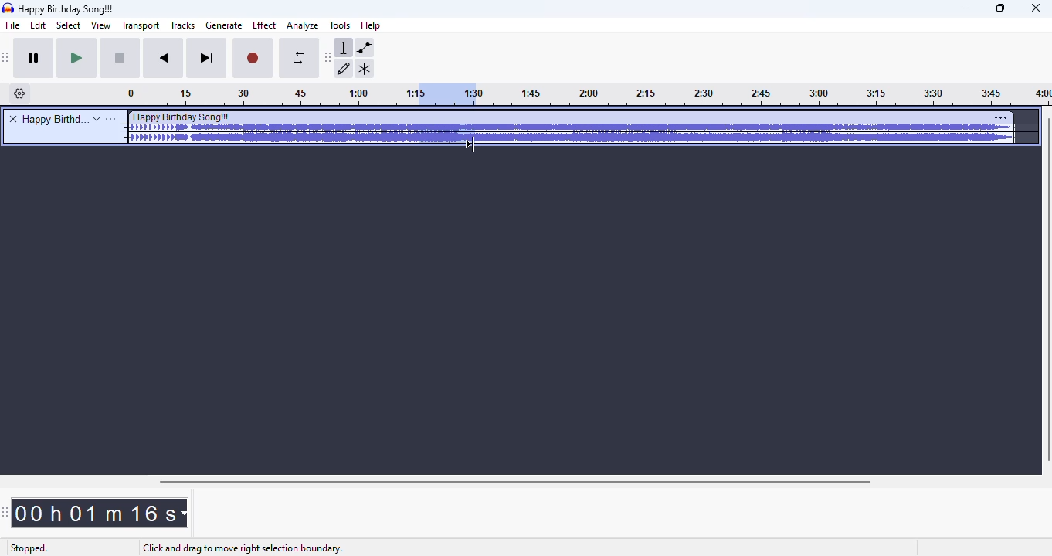  I want to click on audio track, so click(570, 127).